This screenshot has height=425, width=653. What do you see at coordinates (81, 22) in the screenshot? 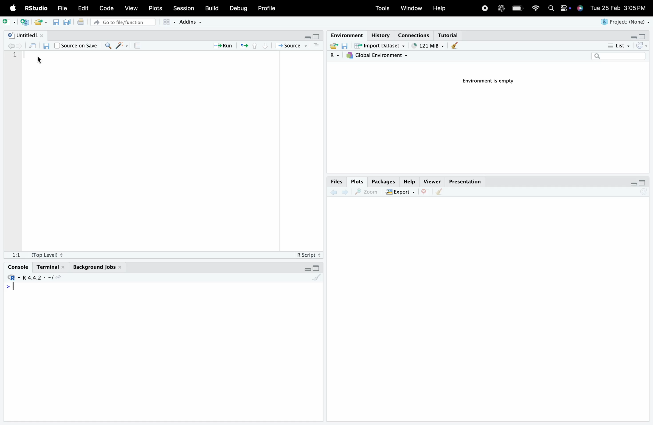
I see `Print the current file` at bounding box center [81, 22].